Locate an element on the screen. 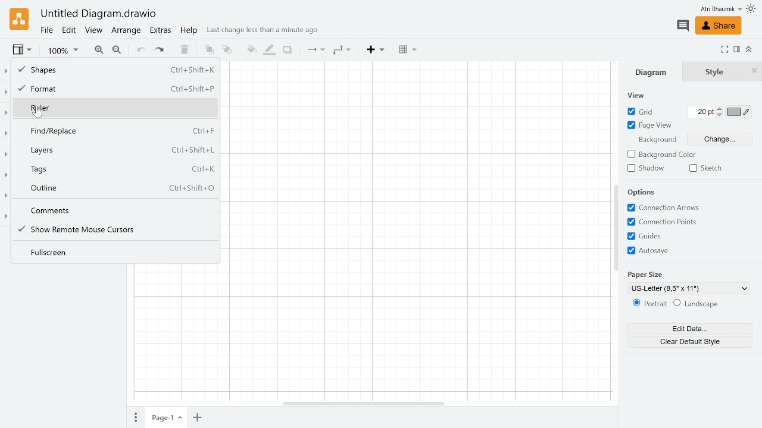 The image size is (762, 428). view is located at coordinates (635, 96).